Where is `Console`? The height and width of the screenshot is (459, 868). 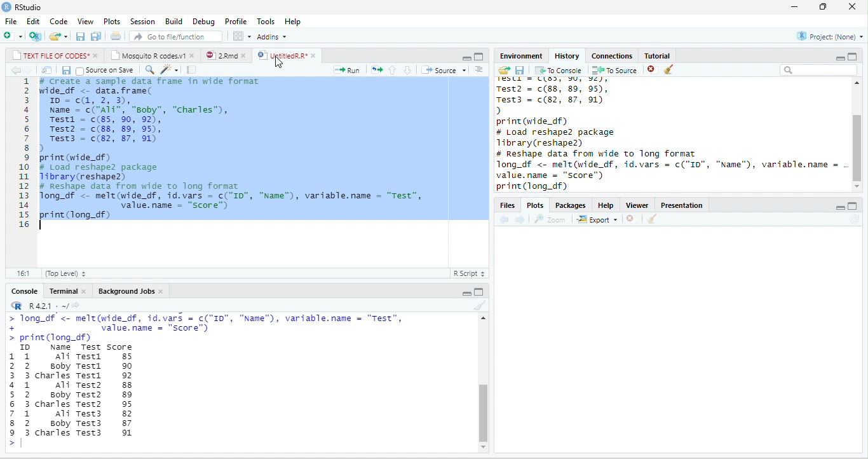 Console is located at coordinates (24, 291).